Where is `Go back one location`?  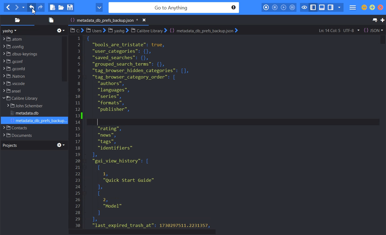
Go back one location is located at coordinates (8, 8).